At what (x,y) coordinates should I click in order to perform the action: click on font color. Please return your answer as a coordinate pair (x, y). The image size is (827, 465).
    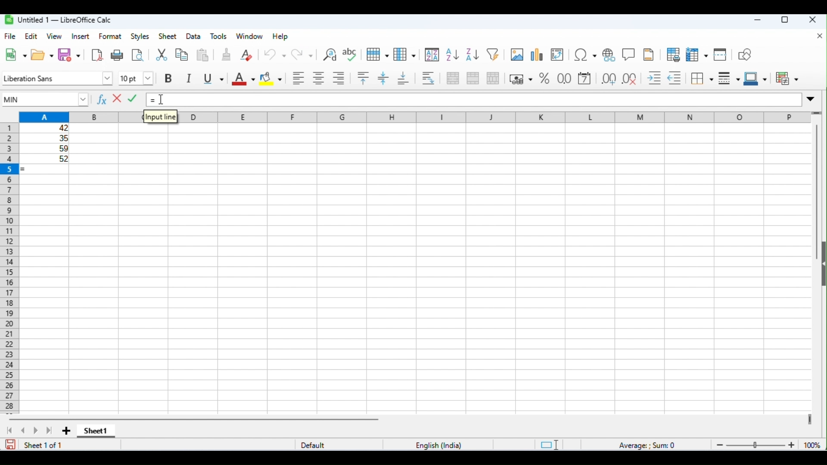
    Looking at the image, I should click on (243, 78).